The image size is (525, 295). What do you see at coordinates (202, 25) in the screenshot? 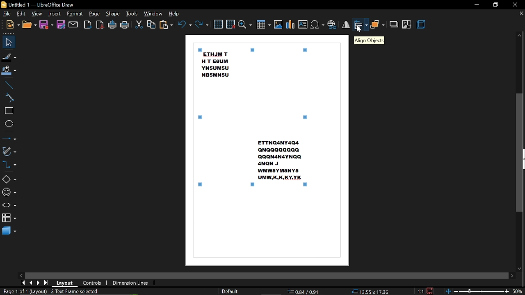
I see `redo` at bounding box center [202, 25].